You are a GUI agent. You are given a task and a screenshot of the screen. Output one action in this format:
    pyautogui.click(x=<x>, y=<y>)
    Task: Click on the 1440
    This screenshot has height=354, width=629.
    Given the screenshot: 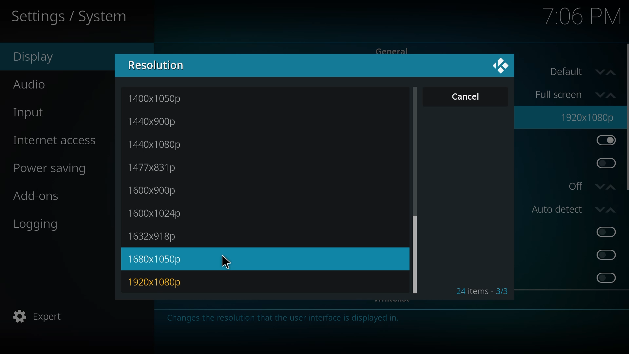 What is the action you would take?
    pyautogui.click(x=158, y=143)
    